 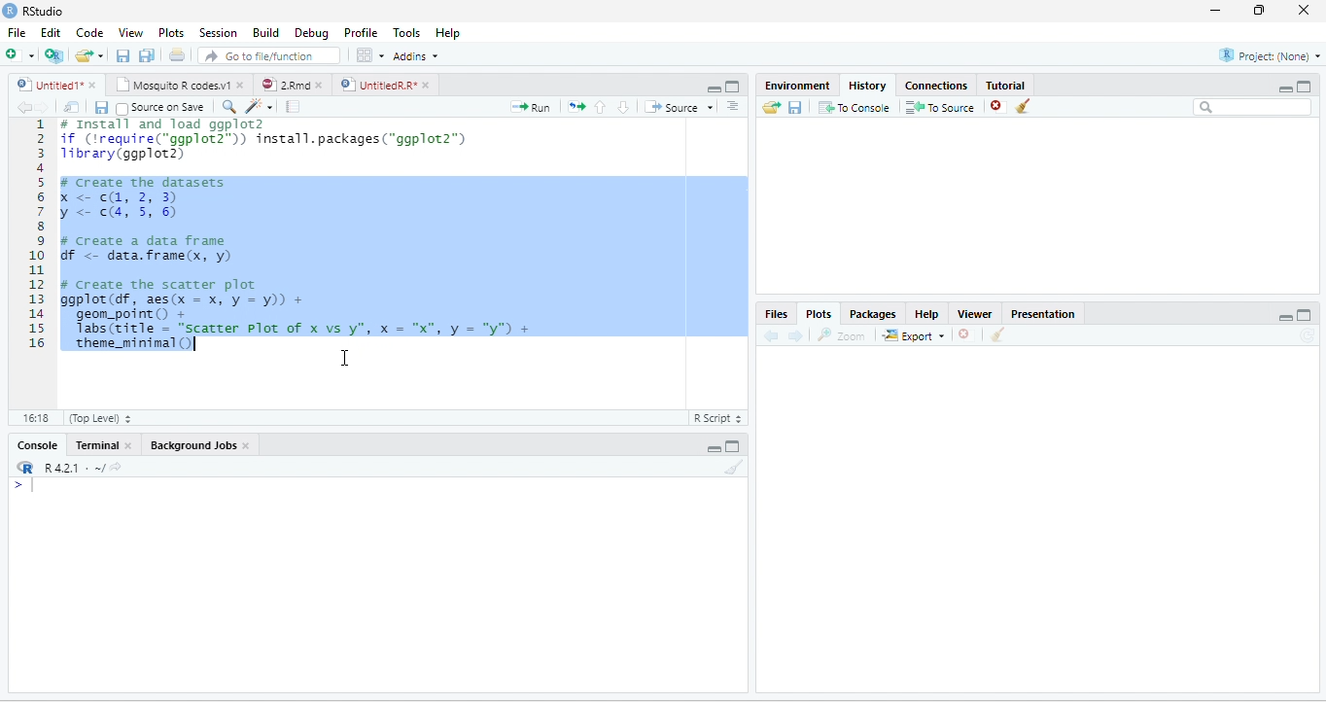 What do you see at coordinates (1252, 108) in the screenshot?
I see `Search bar` at bounding box center [1252, 108].